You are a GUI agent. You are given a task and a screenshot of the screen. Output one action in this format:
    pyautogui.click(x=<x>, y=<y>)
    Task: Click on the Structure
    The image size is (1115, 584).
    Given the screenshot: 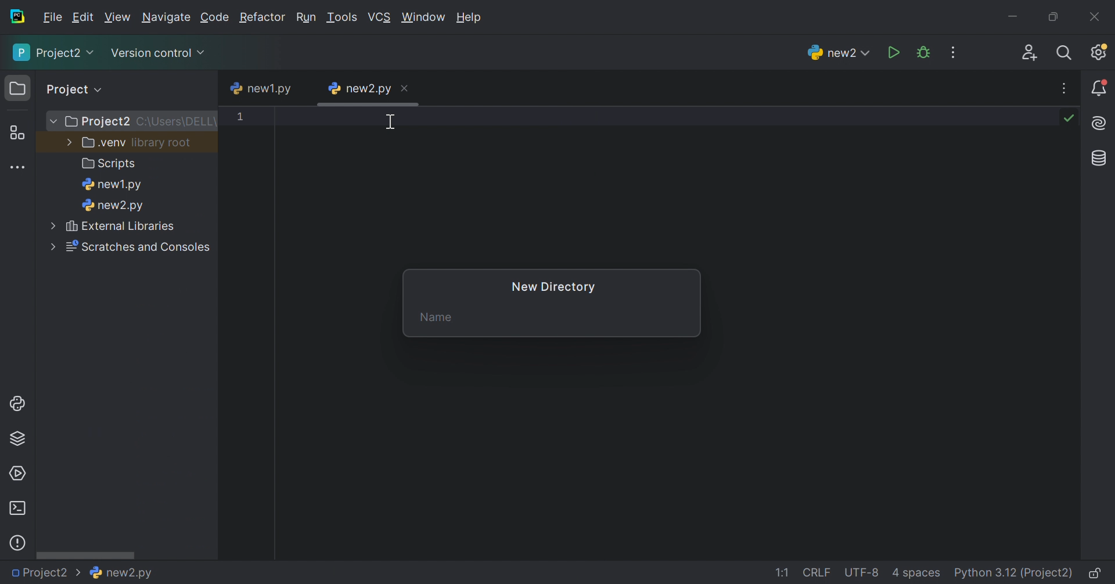 What is the action you would take?
    pyautogui.click(x=18, y=134)
    